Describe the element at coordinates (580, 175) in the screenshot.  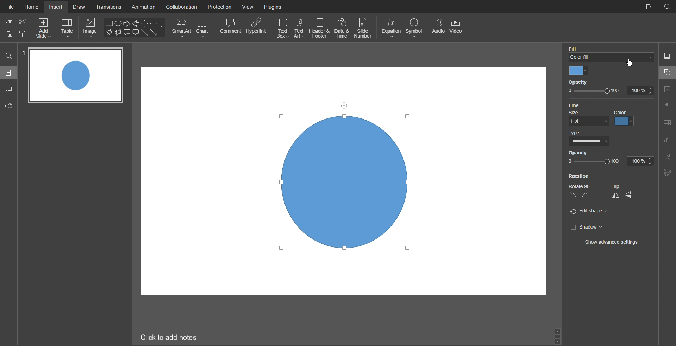
I see `Rotation` at that location.